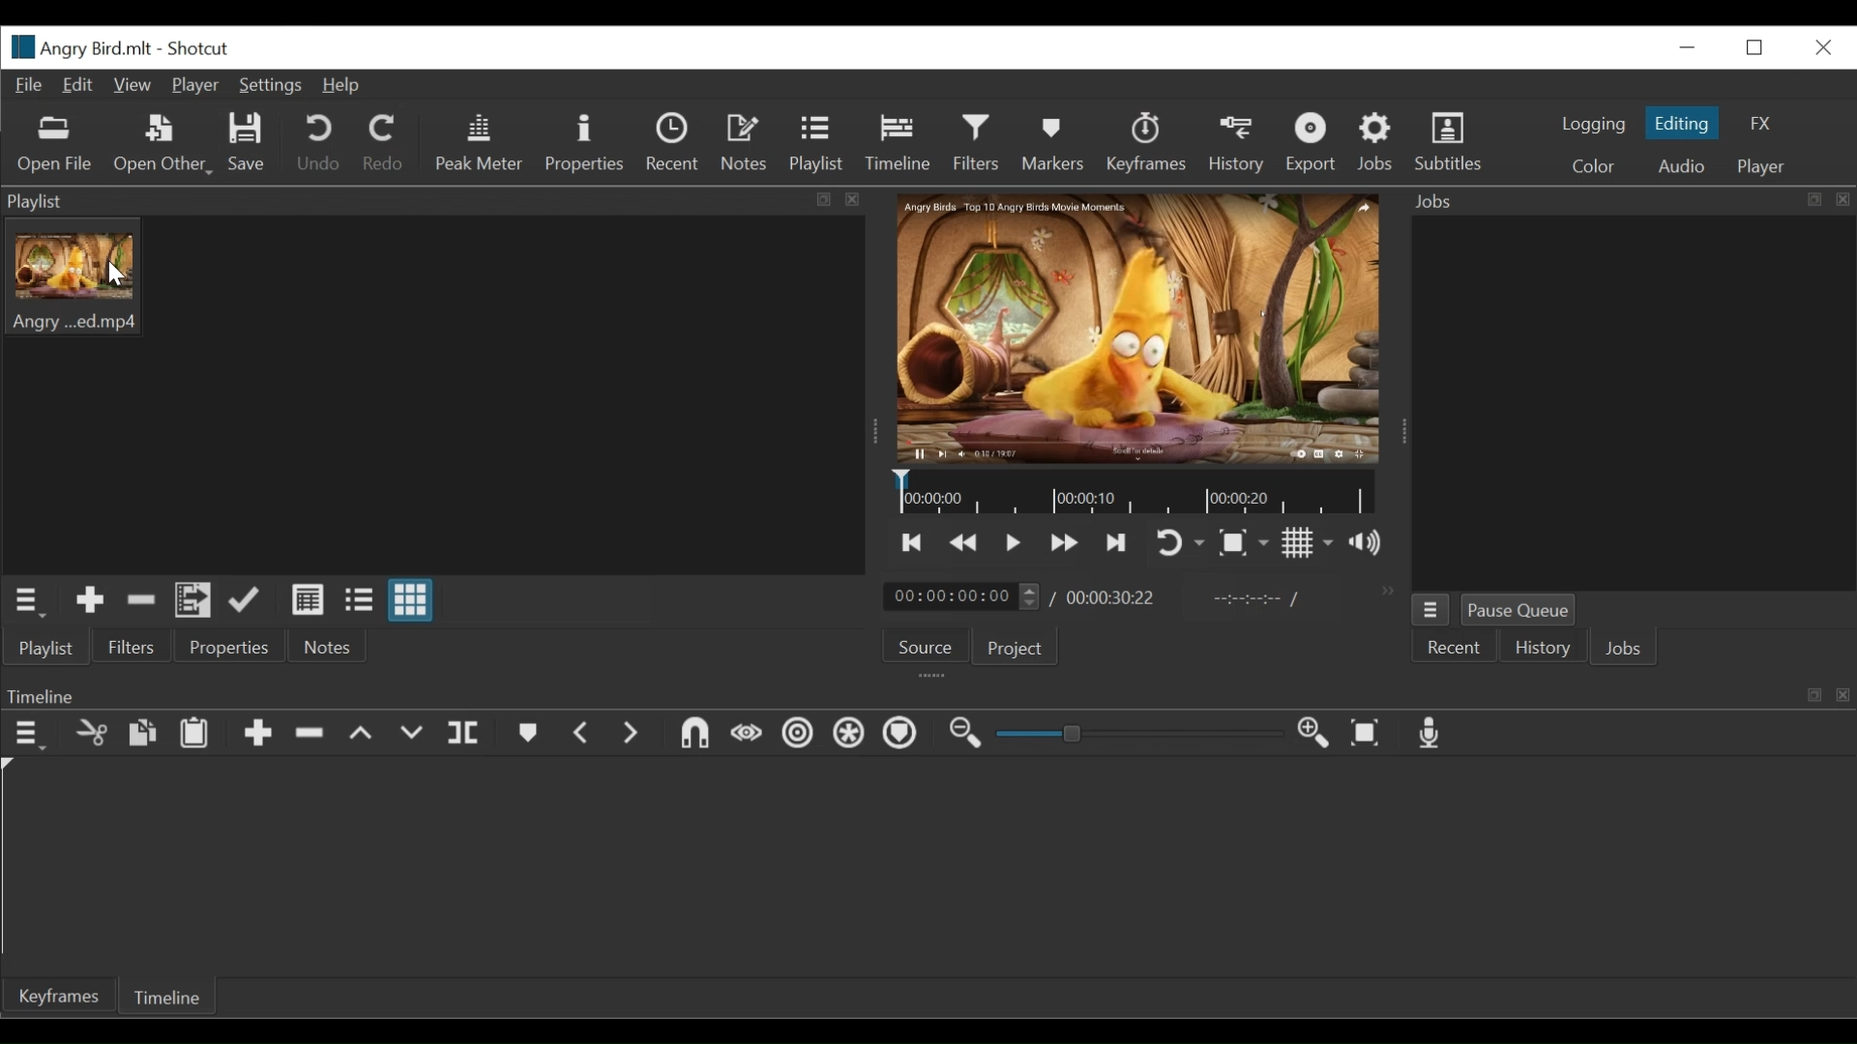  I want to click on File Name, so click(76, 46).